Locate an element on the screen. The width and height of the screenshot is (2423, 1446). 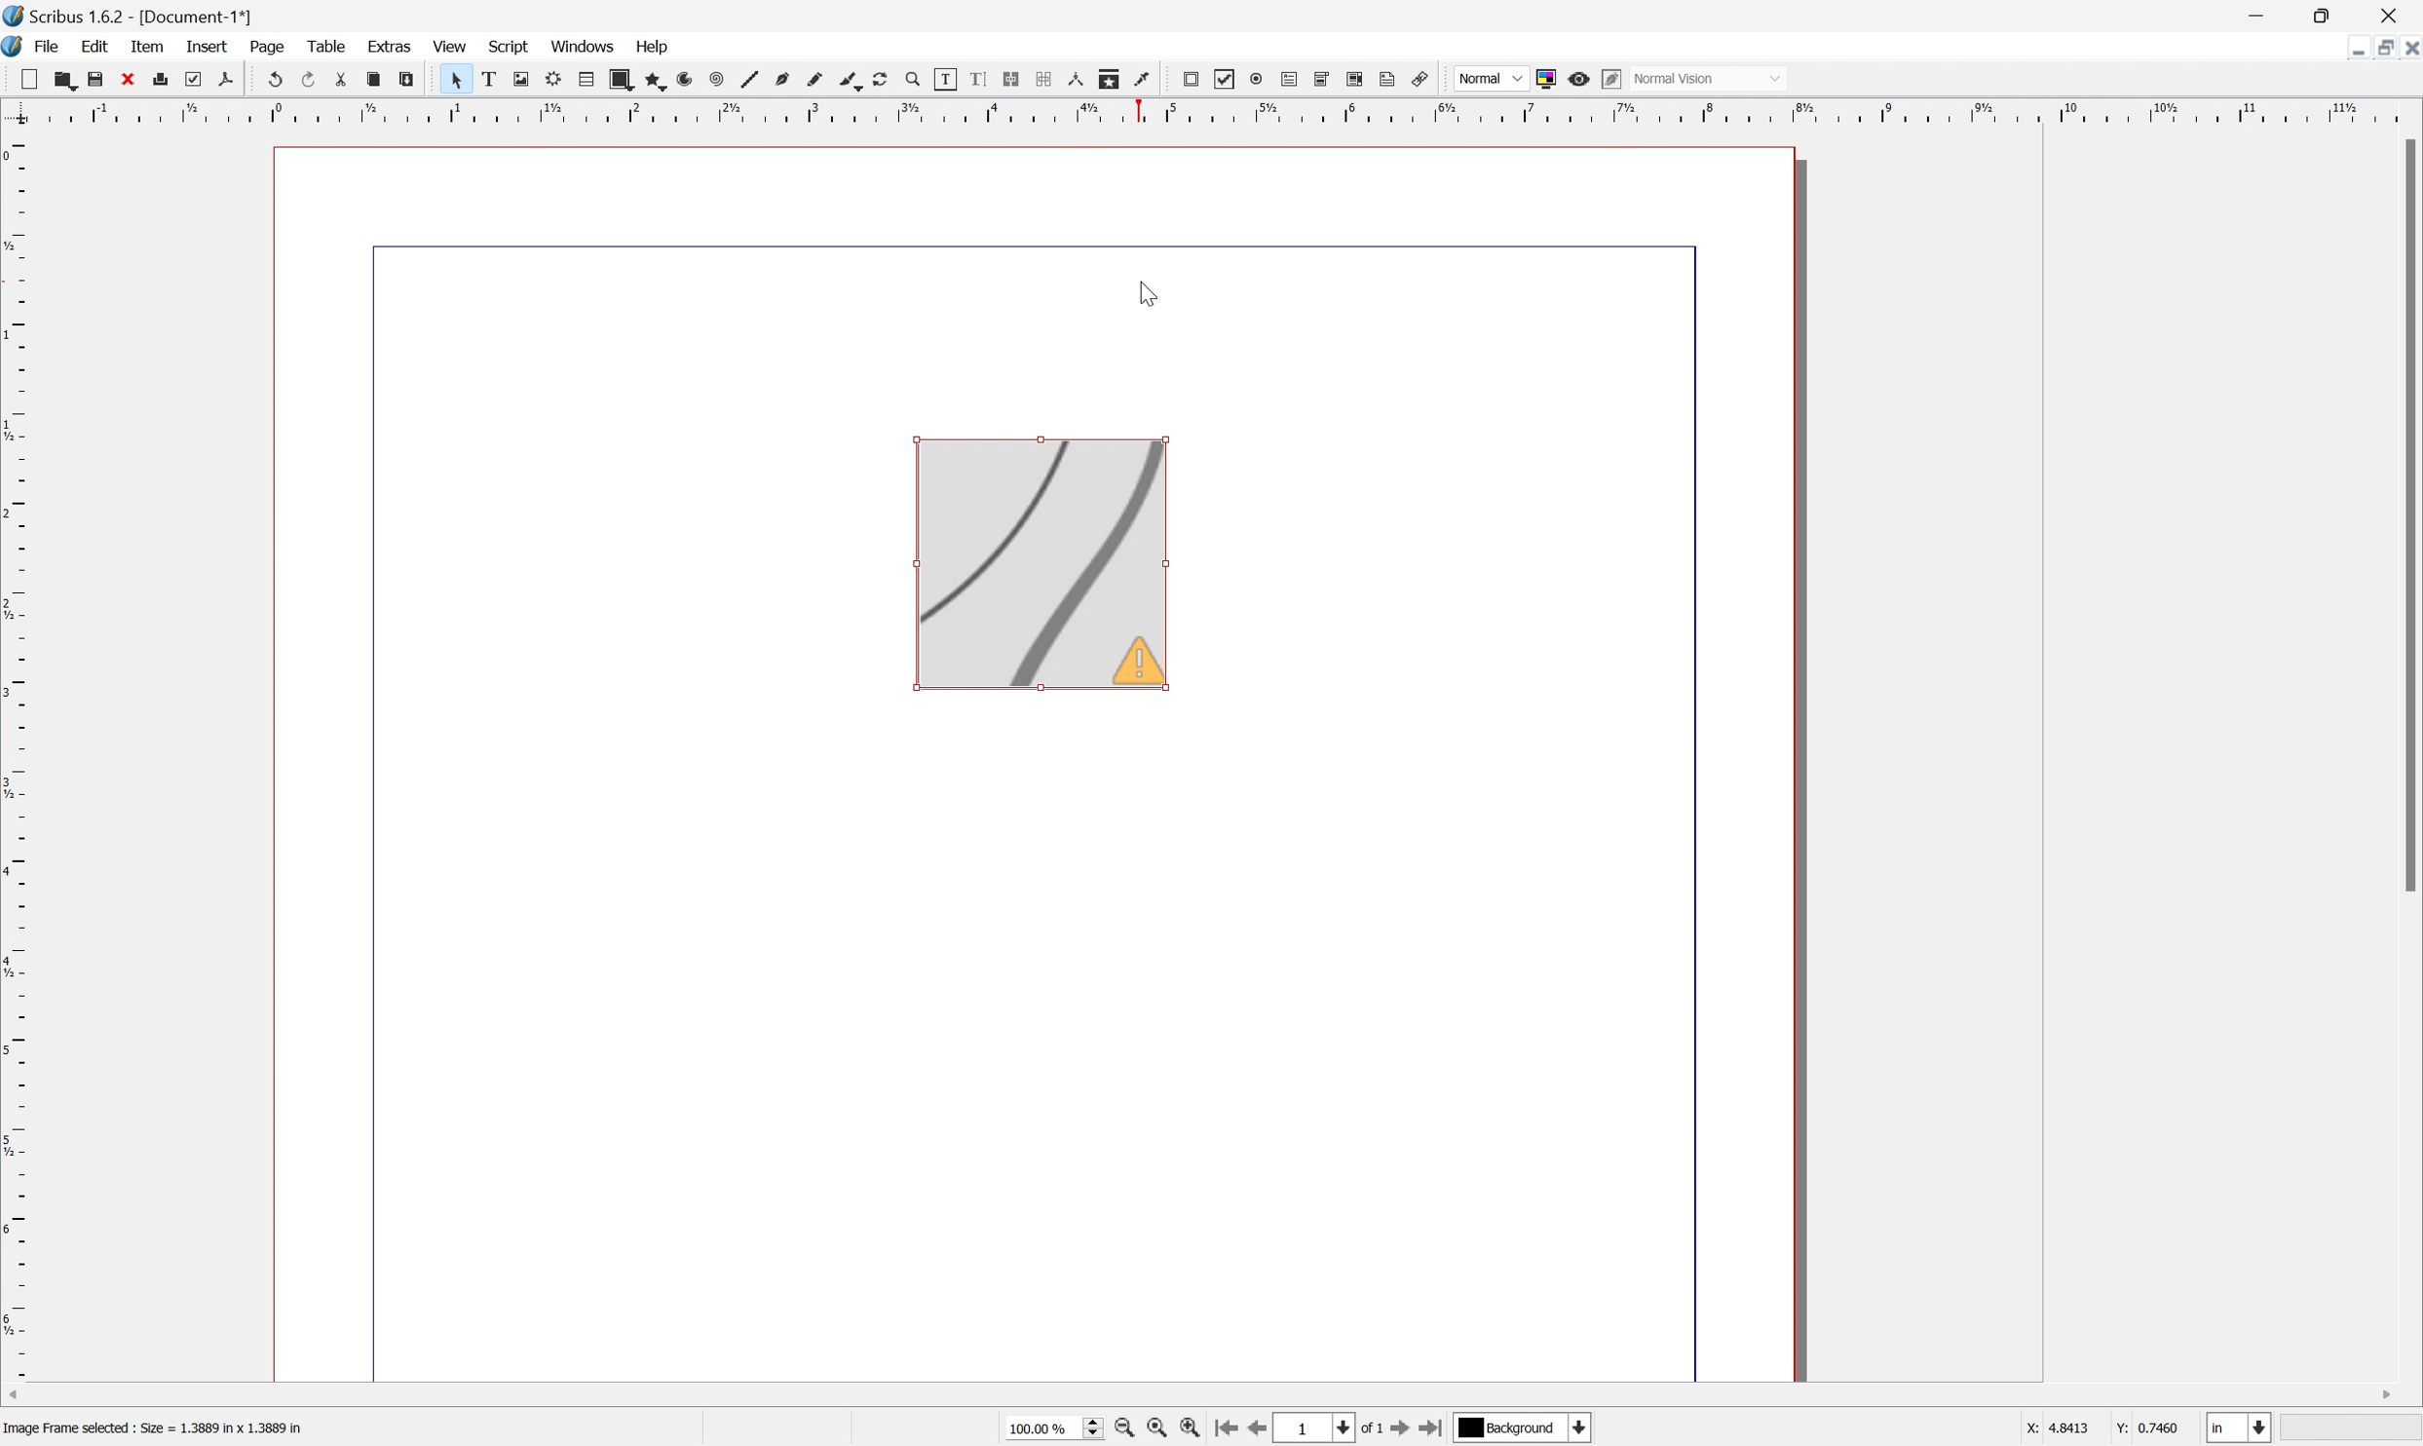
Bezier curve is located at coordinates (788, 81).